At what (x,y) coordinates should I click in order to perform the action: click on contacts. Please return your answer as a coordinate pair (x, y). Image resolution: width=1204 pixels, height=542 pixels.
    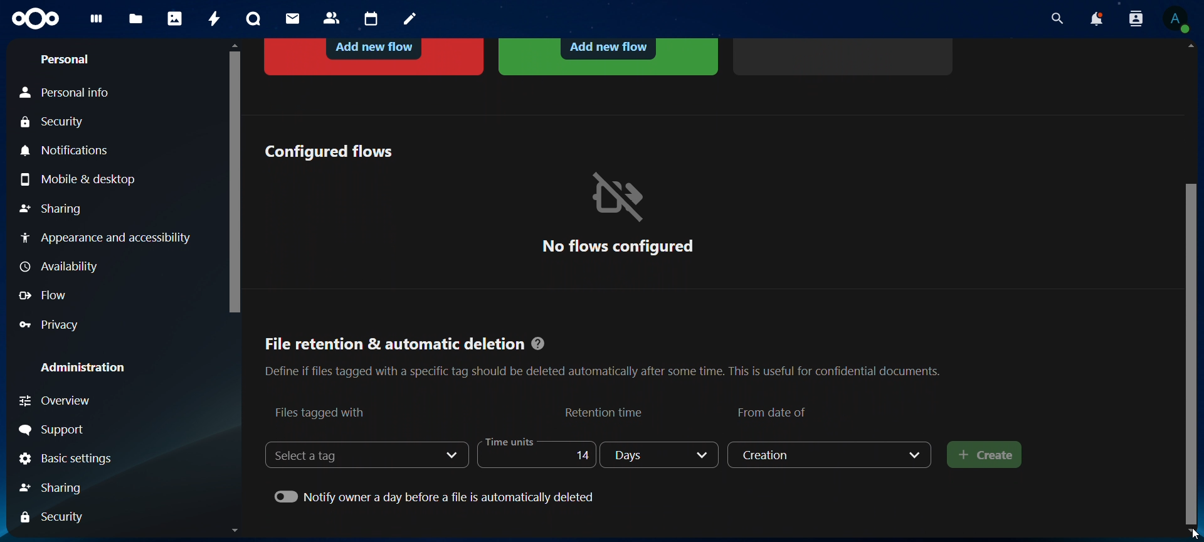
    Looking at the image, I should click on (332, 19).